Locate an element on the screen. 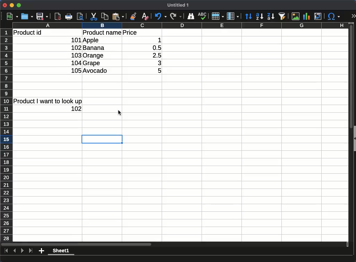 The width and height of the screenshot is (356, 262). 1 is located at coordinates (156, 40).